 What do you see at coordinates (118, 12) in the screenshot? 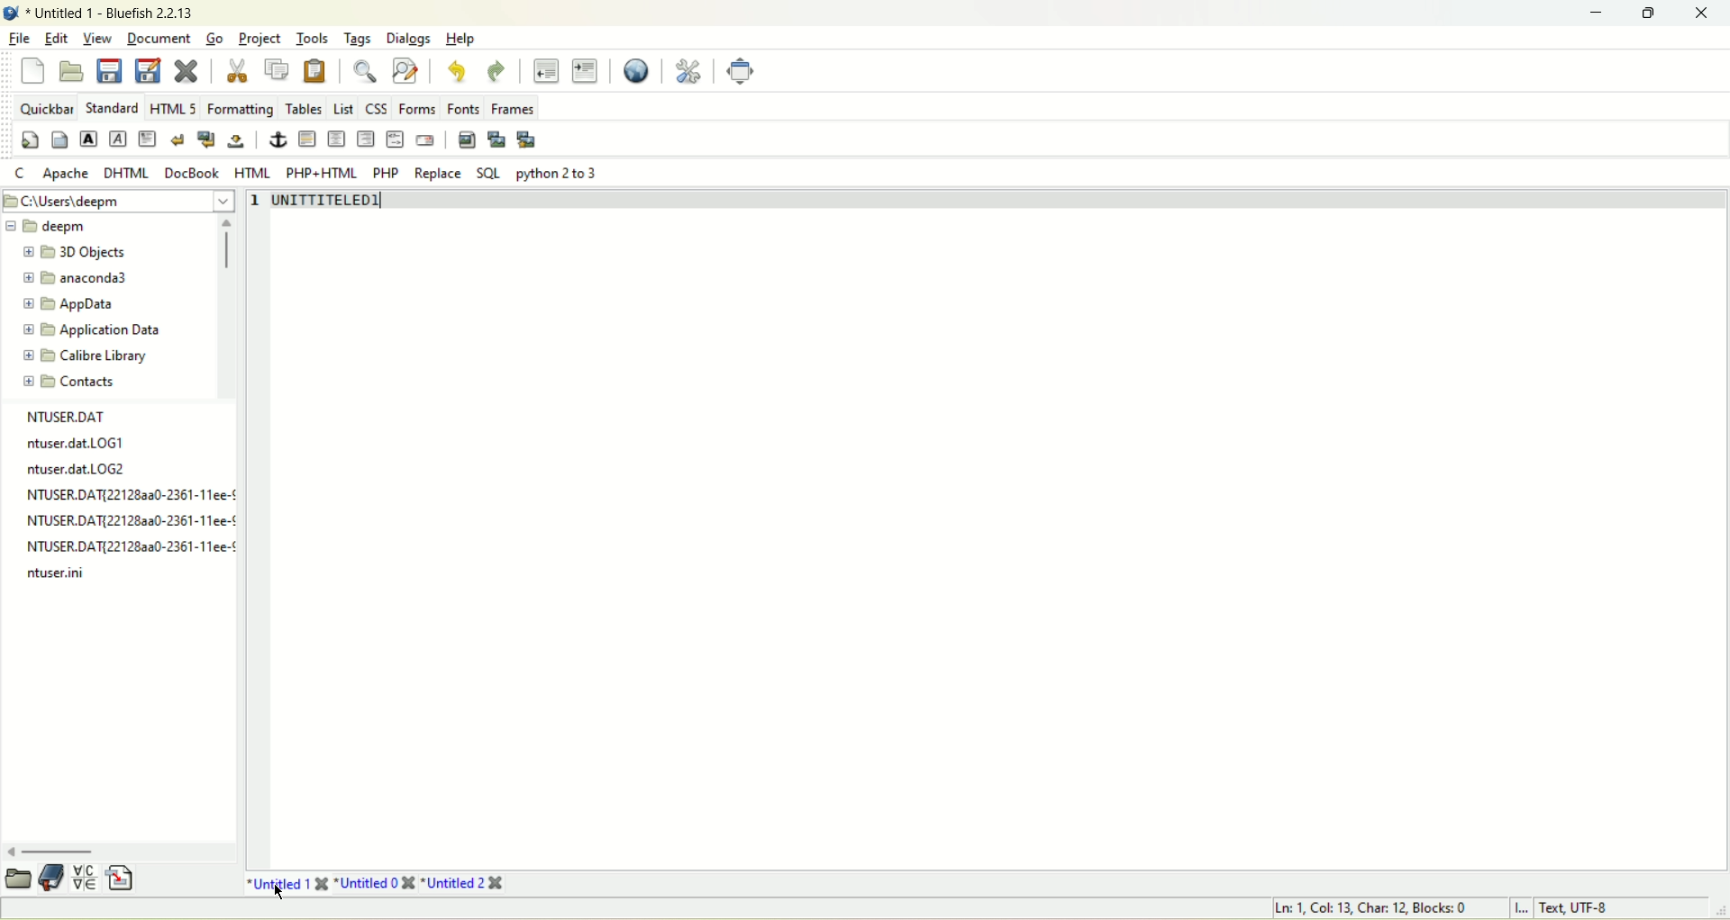
I see `title ` at bounding box center [118, 12].